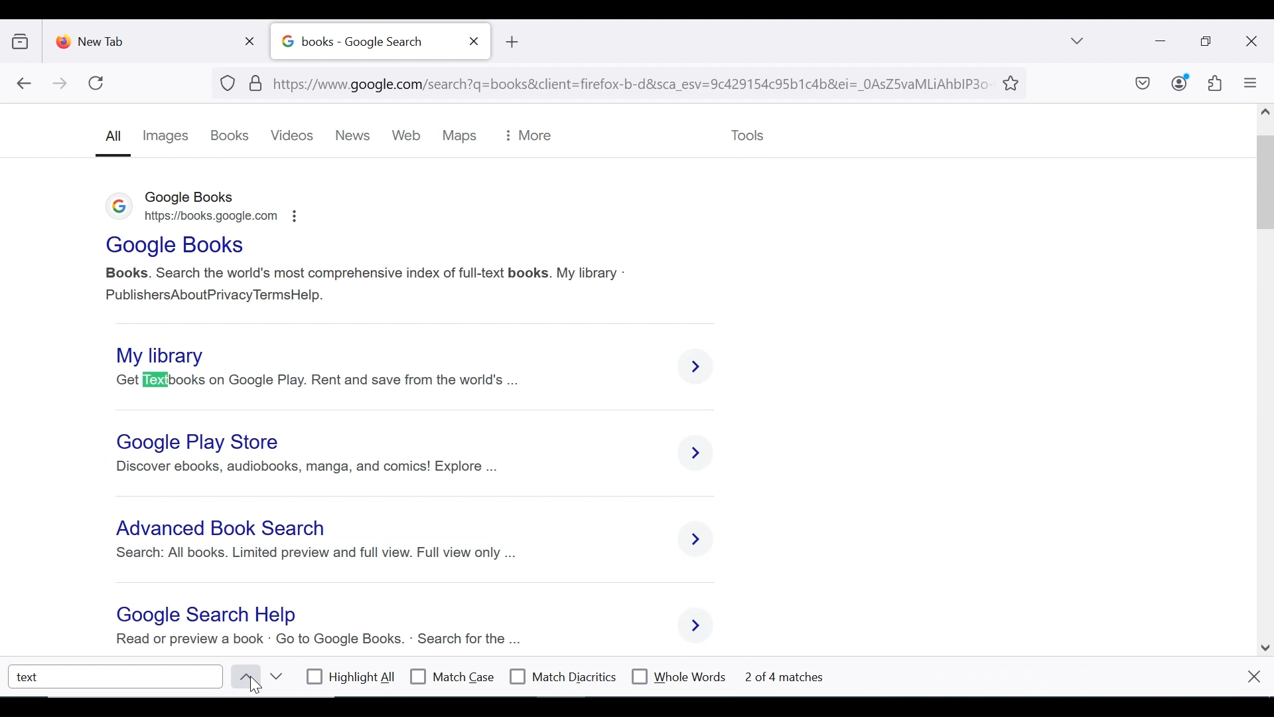 The width and height of the screenshot is (1274, 717). What do you see at coordinates (366, 42) in the screenshot?
I see `books - Google Search` at bounding box center [366, 42].